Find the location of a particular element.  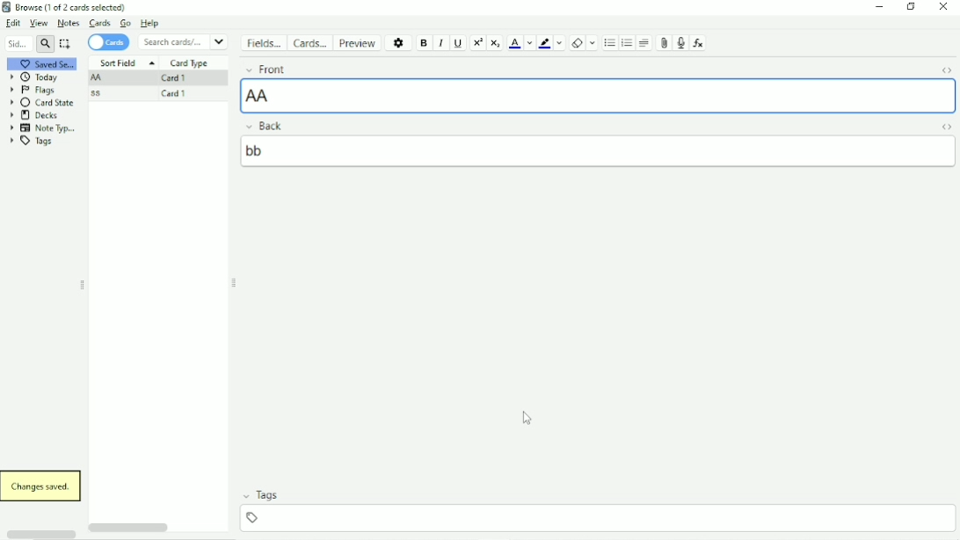

Note Type is located at coordinates (43, 128).